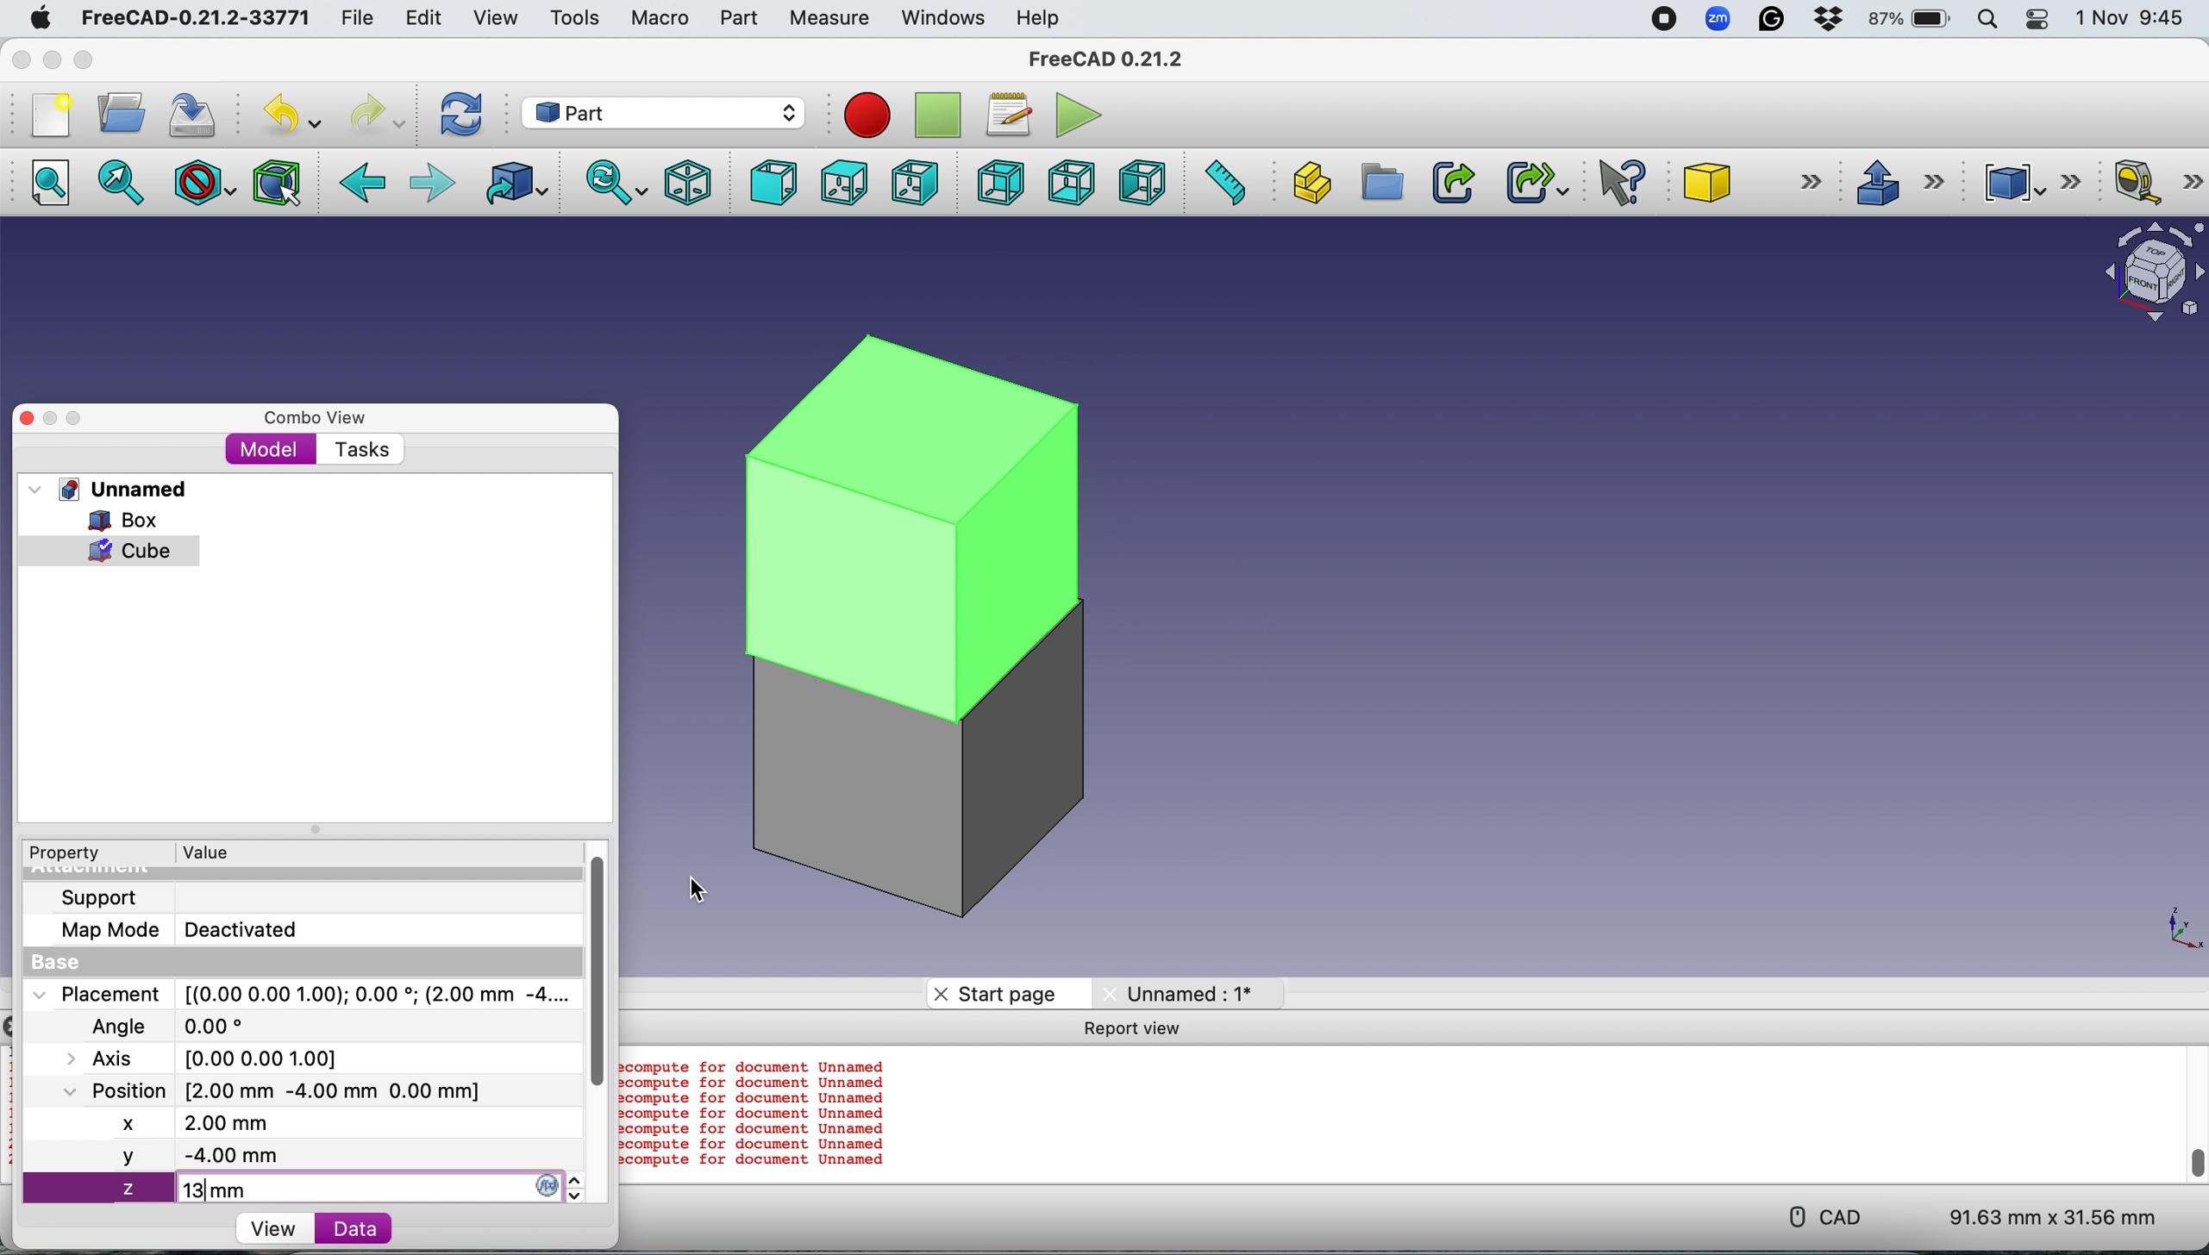  Describe the element at coordinates (2040, 20) in the screenshot. I see `Control center` at that location.